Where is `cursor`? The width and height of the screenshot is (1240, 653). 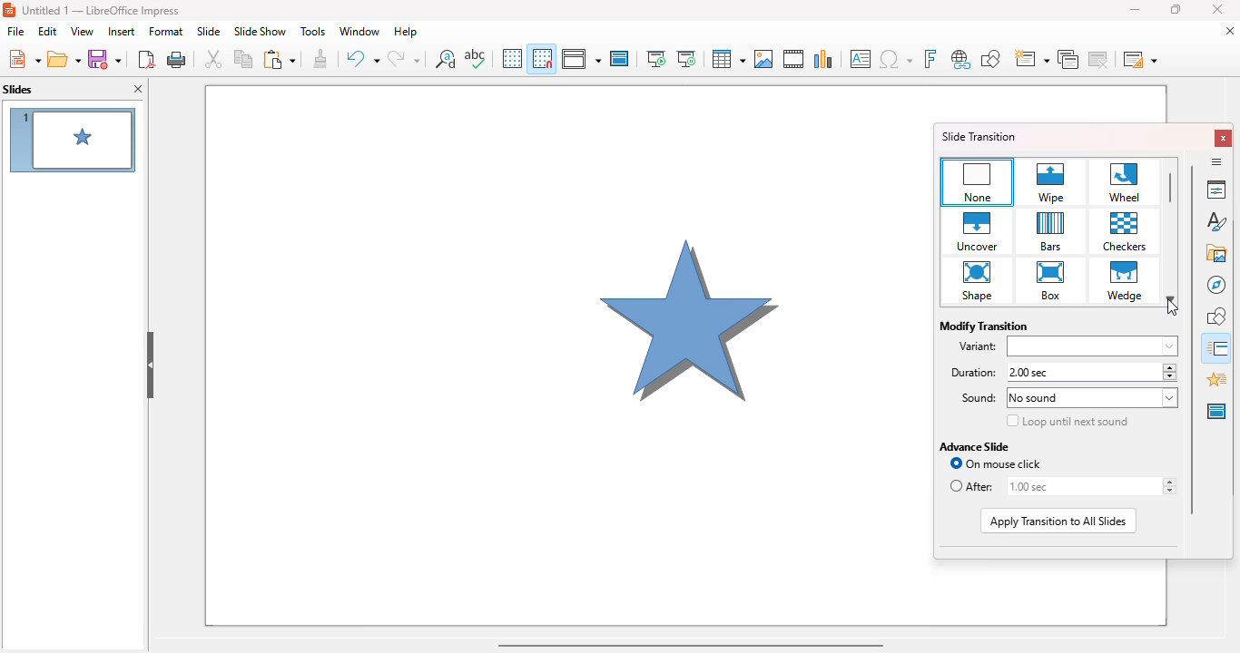
cursor is located at coordinates (1174, 308).